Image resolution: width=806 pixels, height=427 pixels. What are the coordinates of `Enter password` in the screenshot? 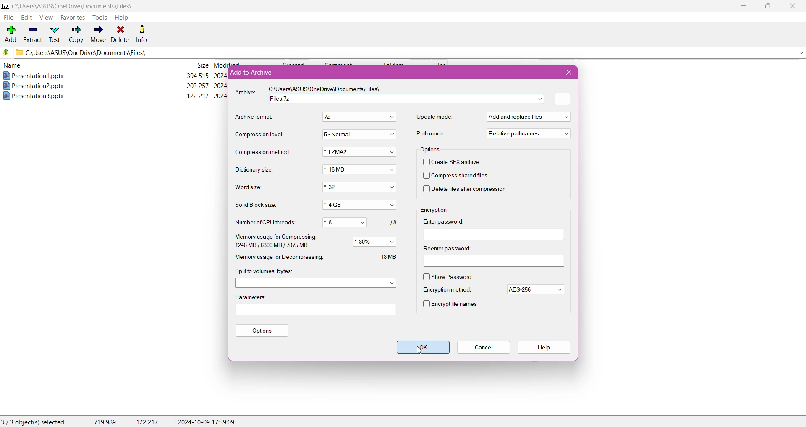 It's located at (448, 221).